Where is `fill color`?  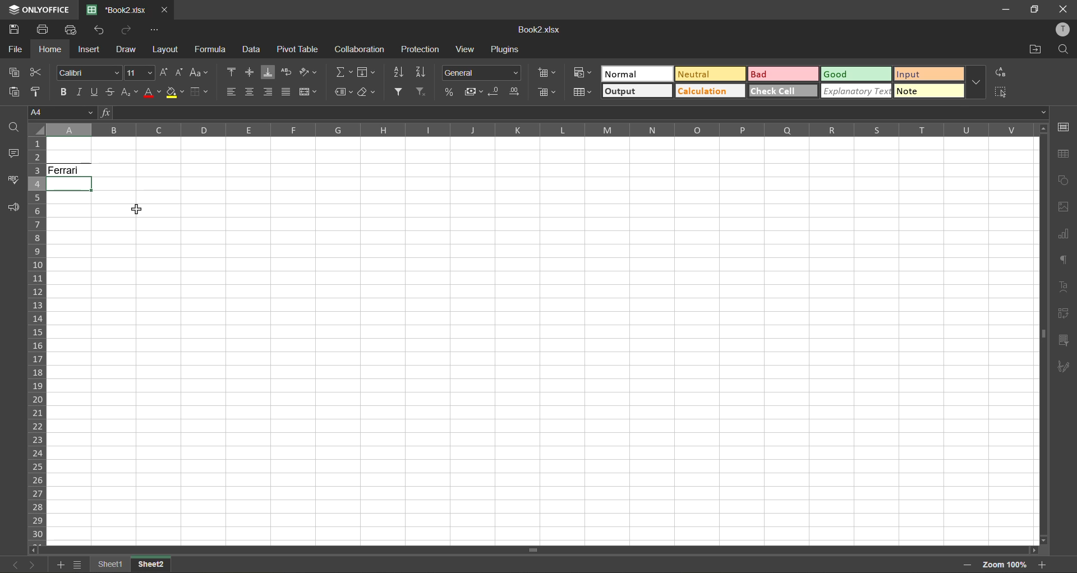
fill color is located at coordinates (172, 92).